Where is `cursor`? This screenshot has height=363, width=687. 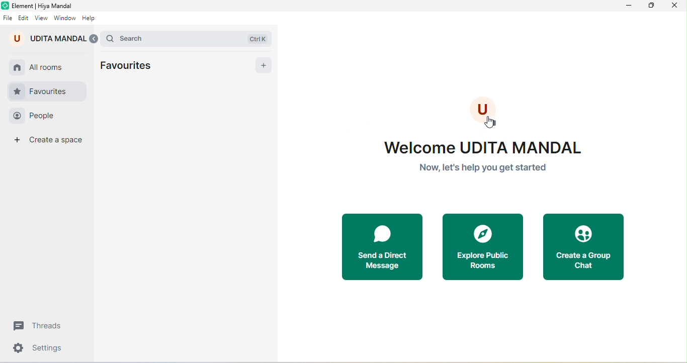
cursor is located at coordinates (490, 123).